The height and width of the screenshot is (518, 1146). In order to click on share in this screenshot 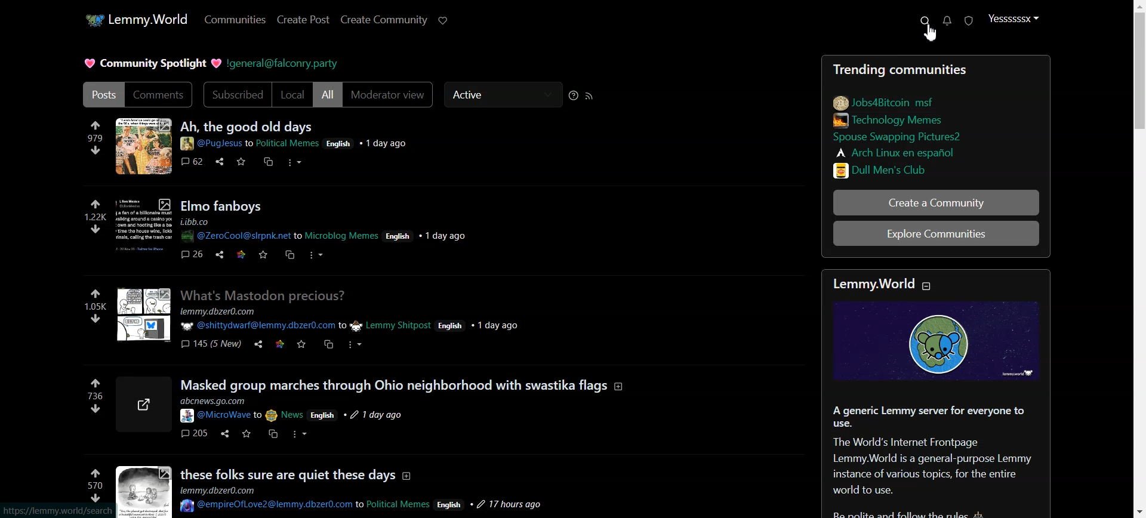, I will do `click(257, 343)`.